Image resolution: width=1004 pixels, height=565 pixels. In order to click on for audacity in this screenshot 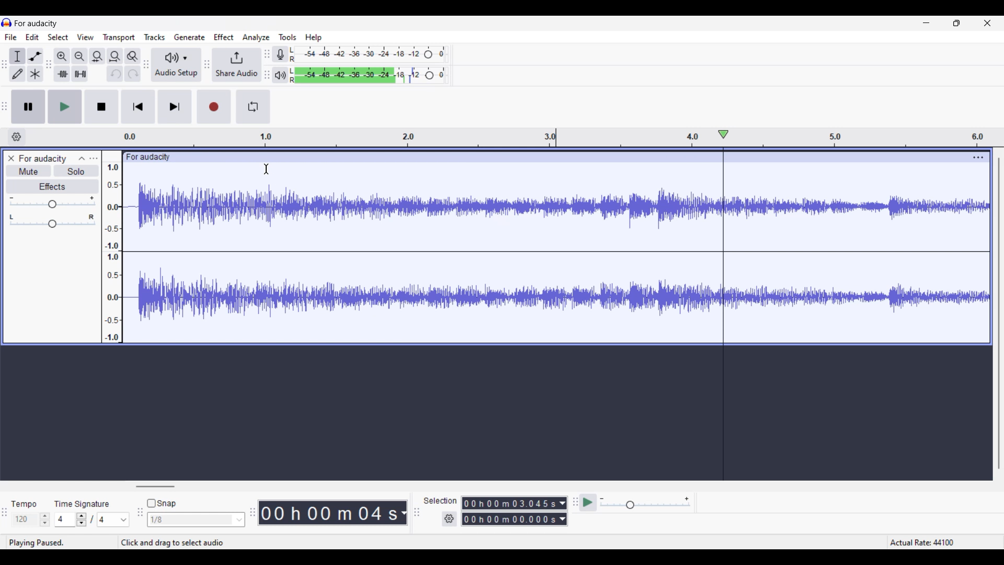, I will do `click(36, 24)`.